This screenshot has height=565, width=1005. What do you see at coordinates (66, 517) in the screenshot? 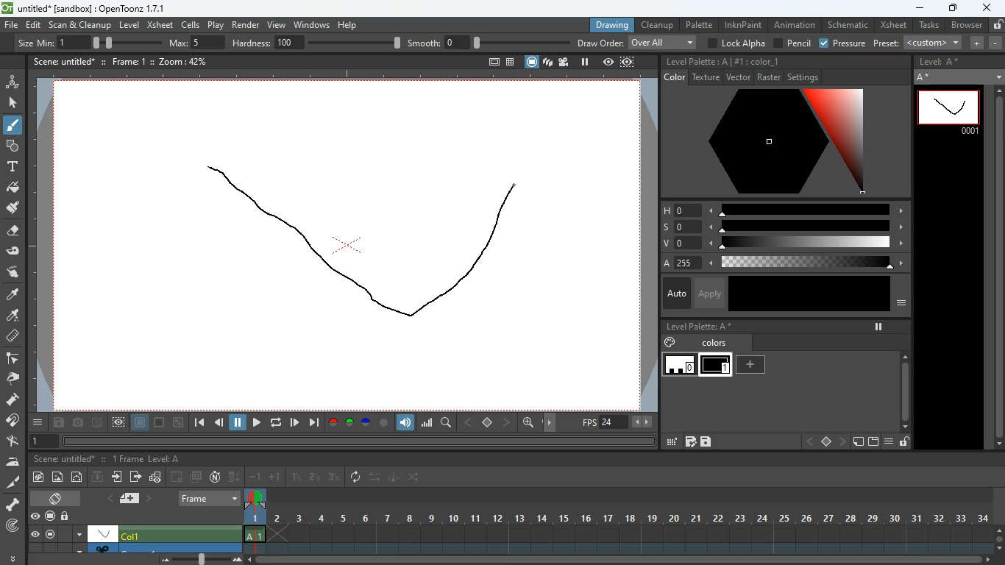
I see `unlock` at bounding box center [66, 517].